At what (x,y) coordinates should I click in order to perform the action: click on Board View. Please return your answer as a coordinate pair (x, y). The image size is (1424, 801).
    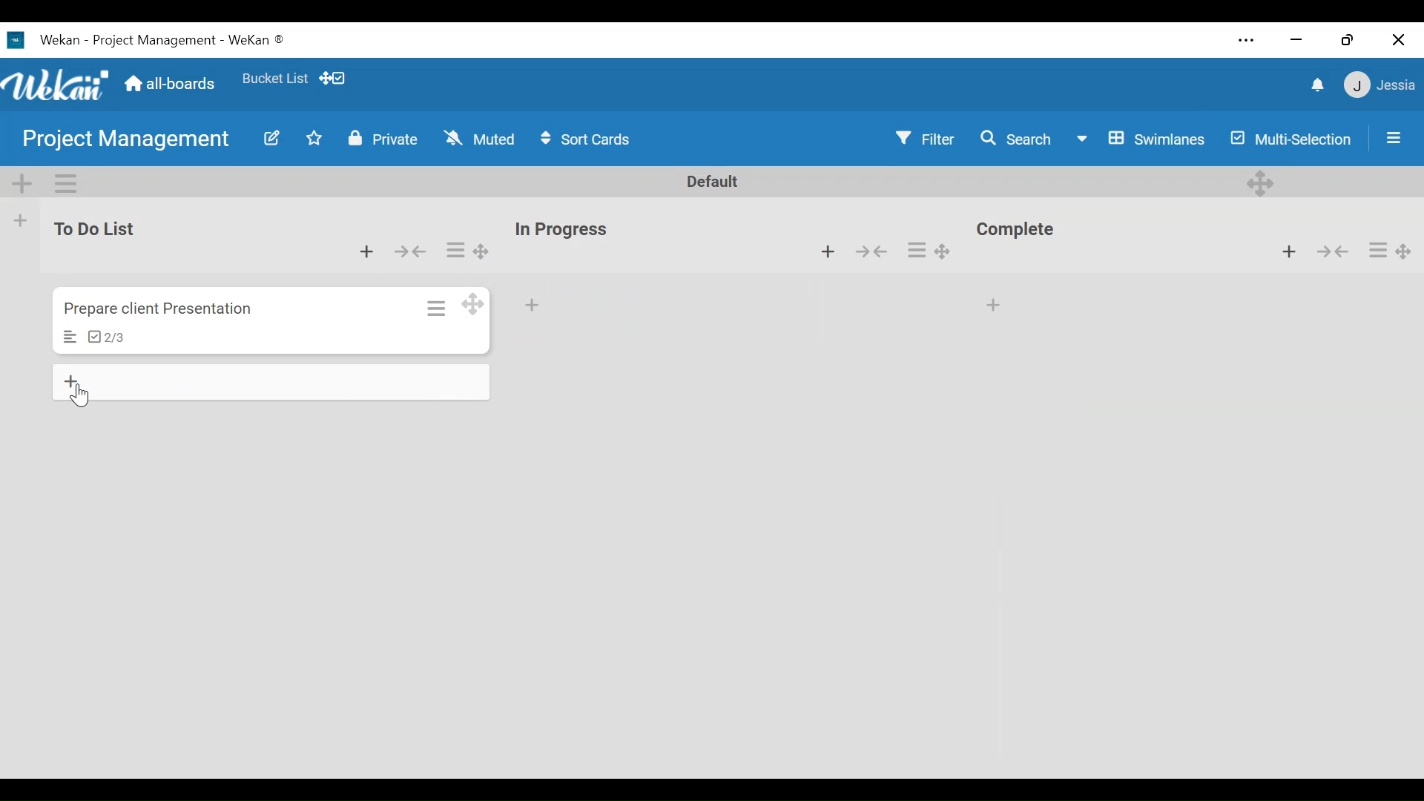
    Looking at the image, I should click on (1140, 138).